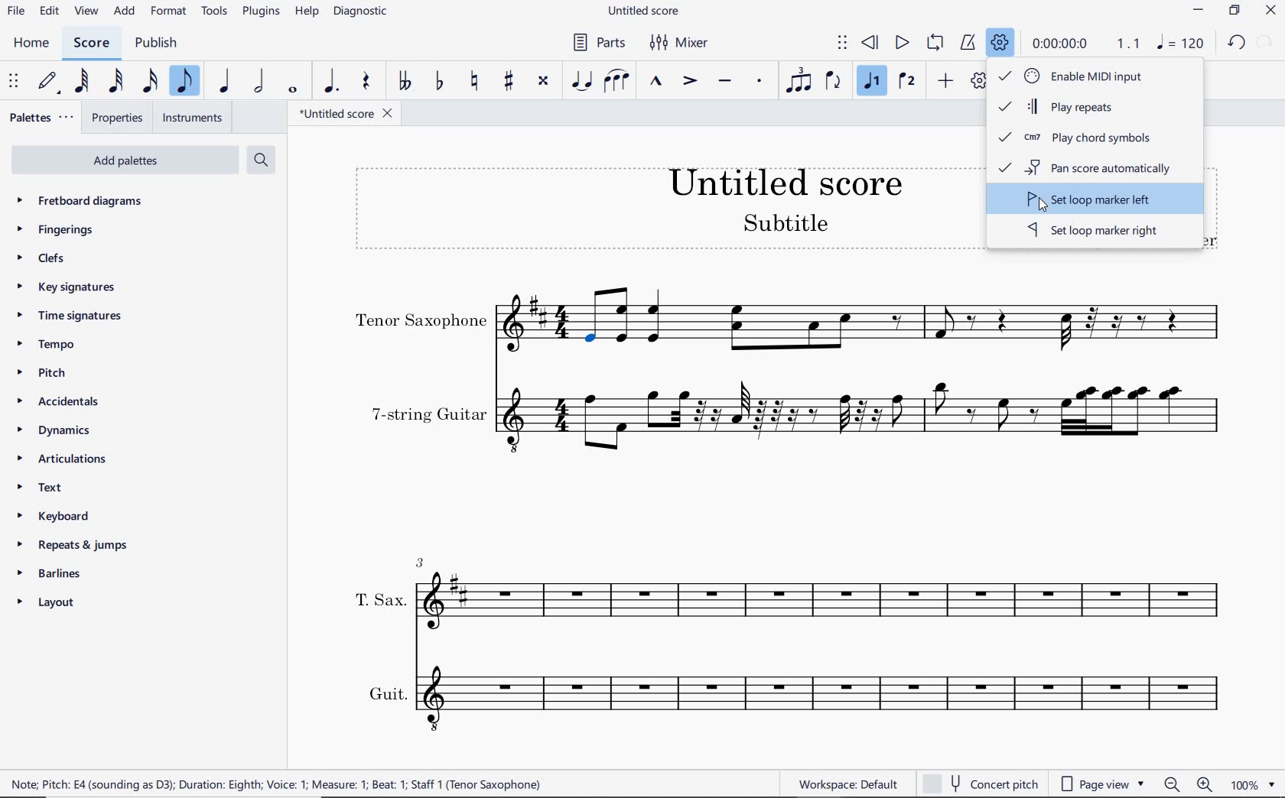 The image size is (1285, 798). I want to click on FILE NAME, so click(646, 10).